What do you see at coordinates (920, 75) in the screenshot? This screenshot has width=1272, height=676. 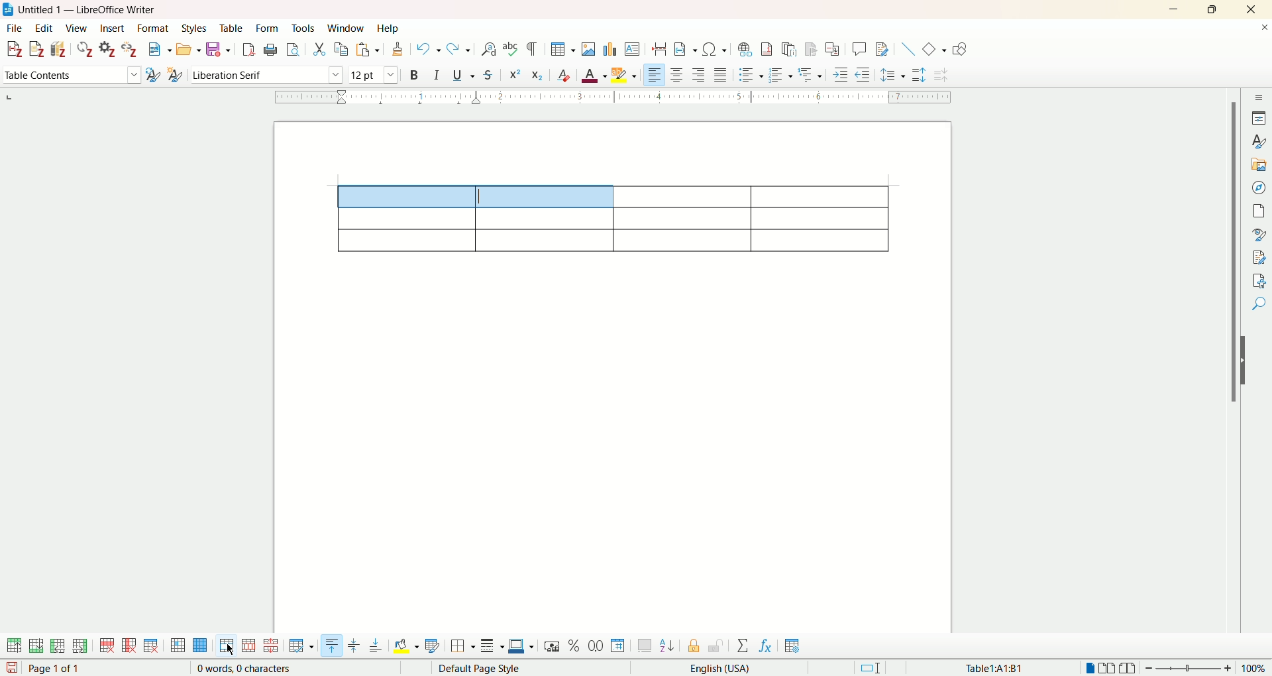 I see `increase paragraph spacing` at bounding box center [920, 75].